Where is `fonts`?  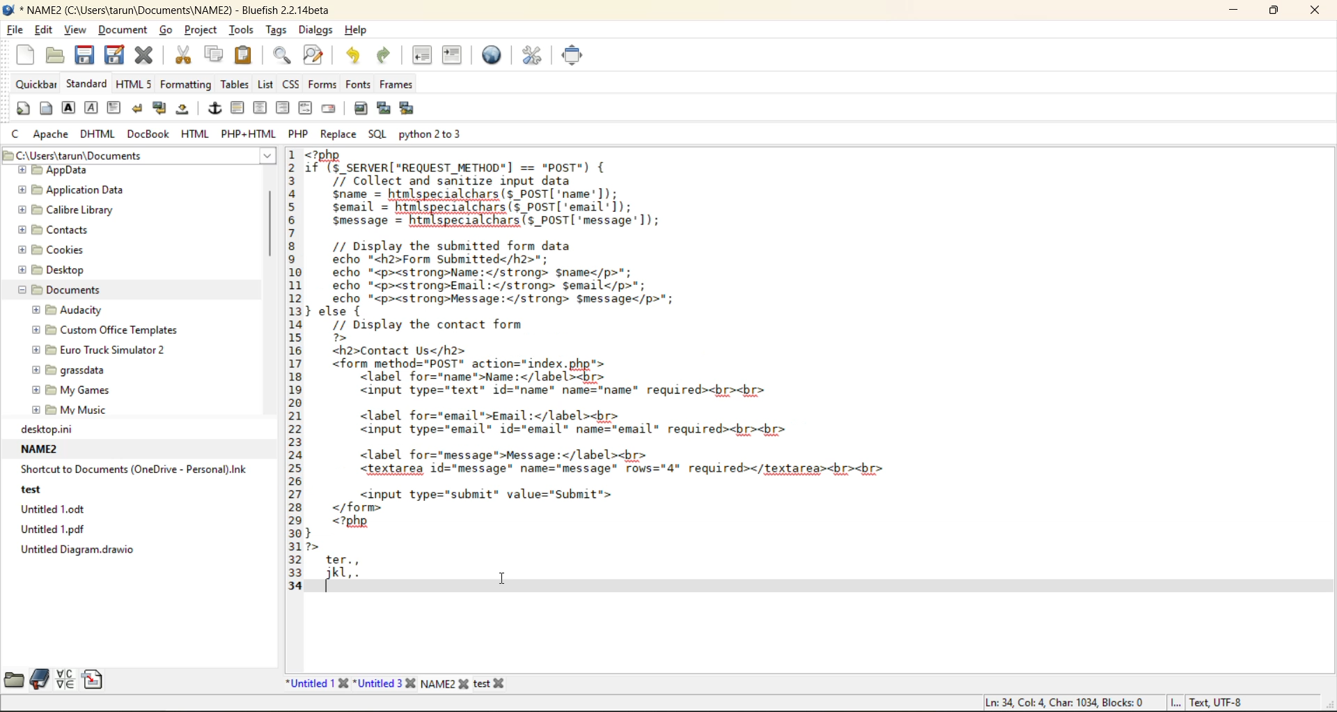 fonts is located at coordinates (359, 85).